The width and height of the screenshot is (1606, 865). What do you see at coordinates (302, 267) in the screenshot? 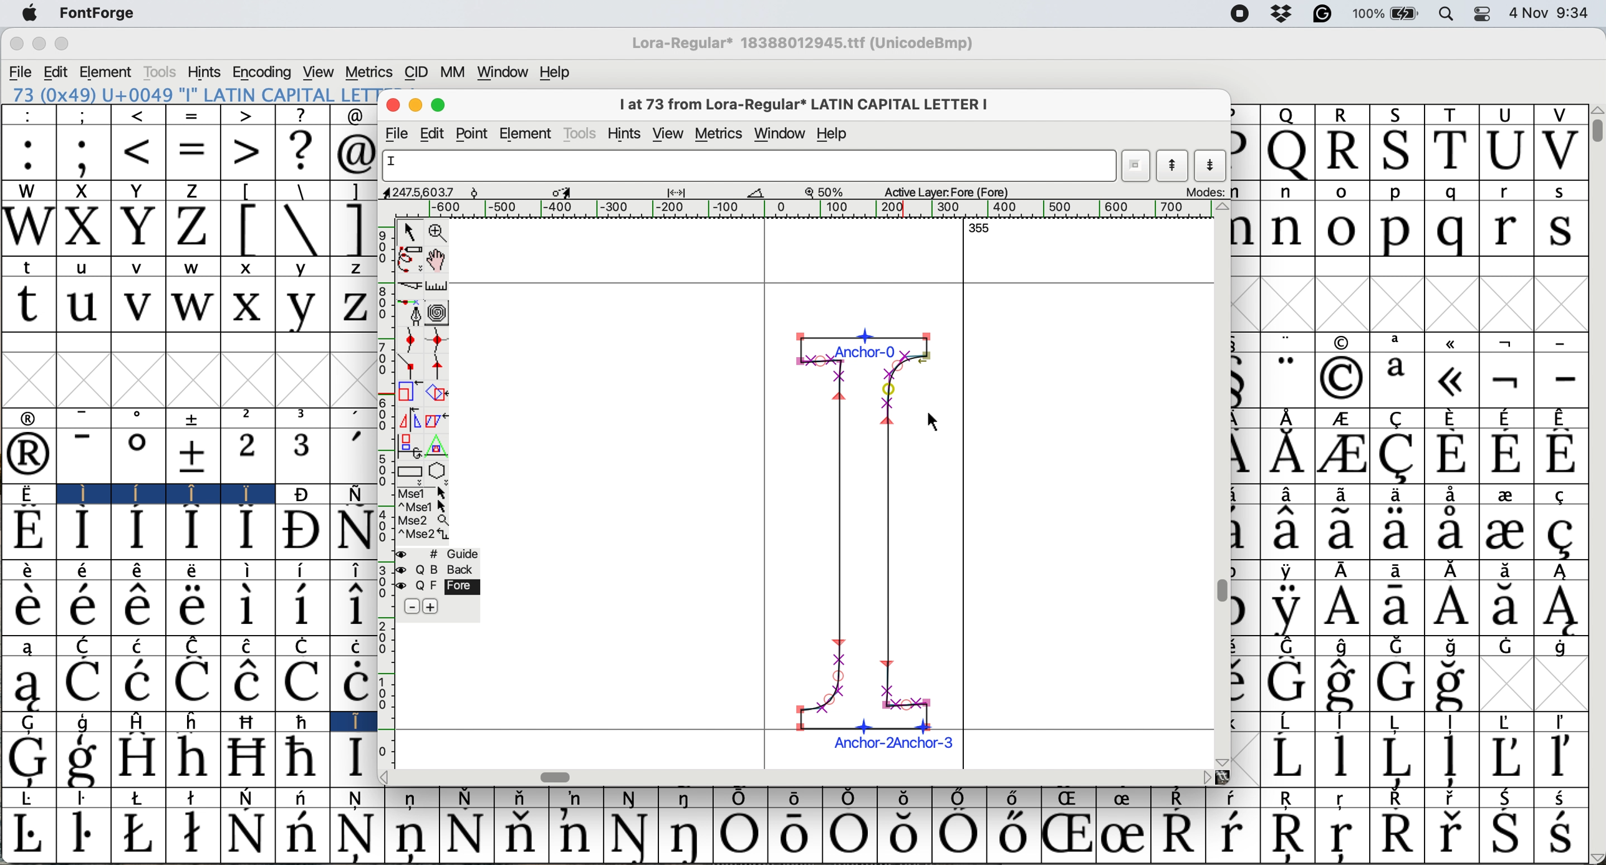
I see `y` at bounding box center [302, 267].